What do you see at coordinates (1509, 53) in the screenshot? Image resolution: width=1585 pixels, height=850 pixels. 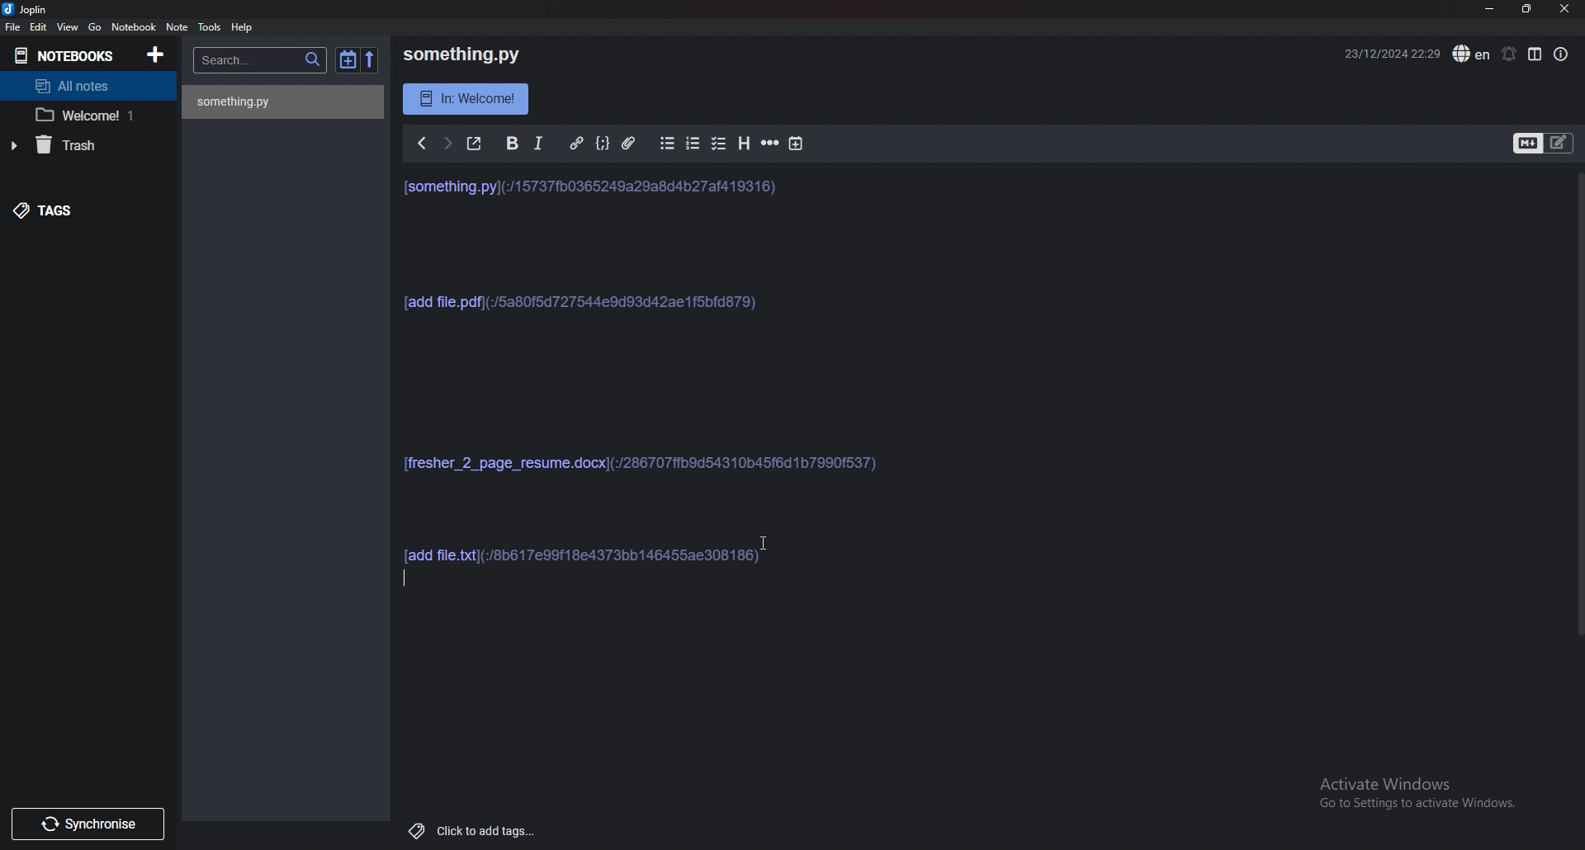 I see `Set alarm` at bounding box center [1509, 53].